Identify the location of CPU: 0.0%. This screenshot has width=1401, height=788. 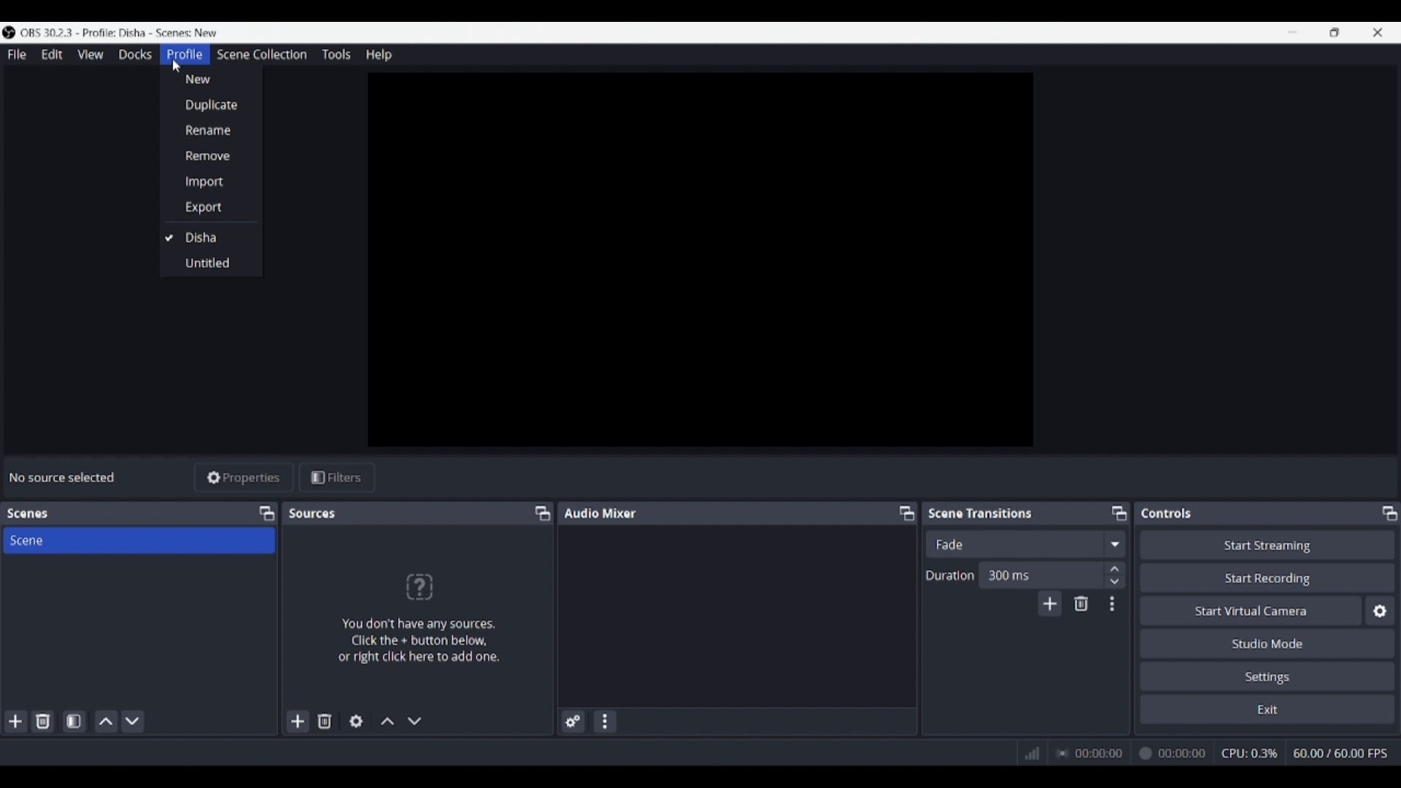
(1254, 754).